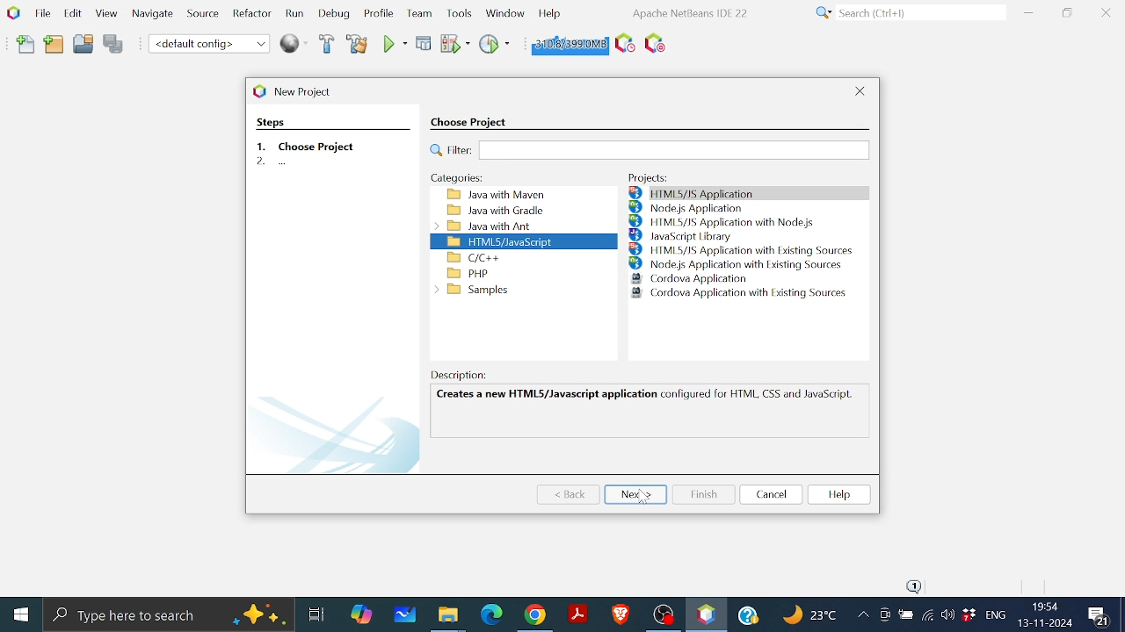 The width and height of the screenshot is (1125, 632). Describe the element at coordinates (684, 234) in the screenshot. I see `JavaScript library` at that location.